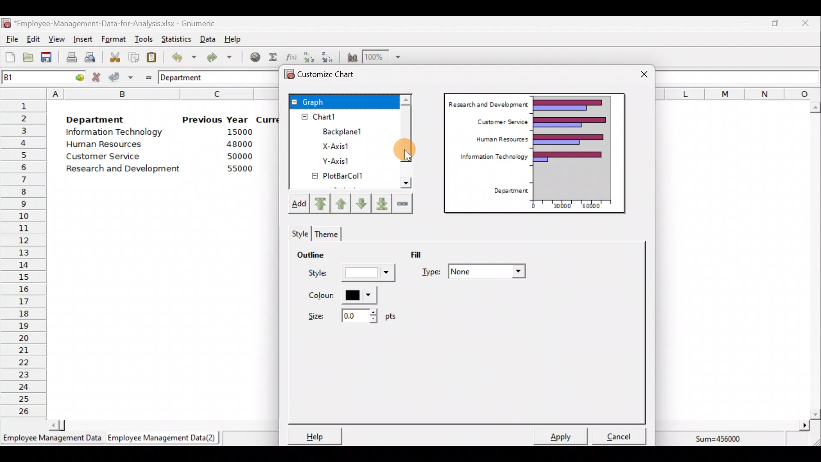  Describe the element at coordinates (350, 57) in the screenshot. I see `Insert a chart` at that location.